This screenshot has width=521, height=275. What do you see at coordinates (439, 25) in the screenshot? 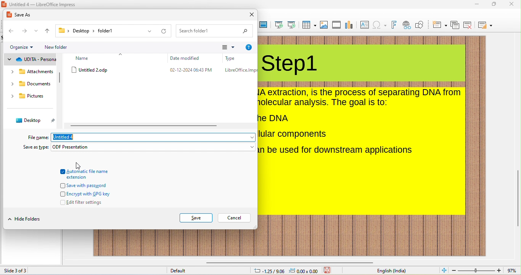
I see `new slide` at bounding box center [439, 25].